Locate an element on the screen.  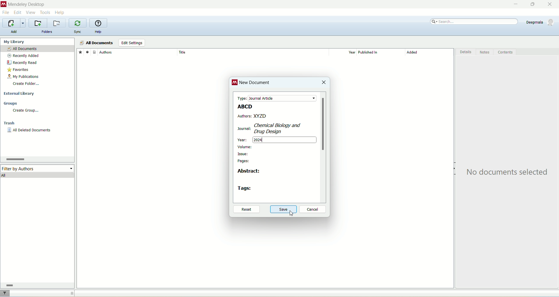
CH is located at coordinates (282, 125).